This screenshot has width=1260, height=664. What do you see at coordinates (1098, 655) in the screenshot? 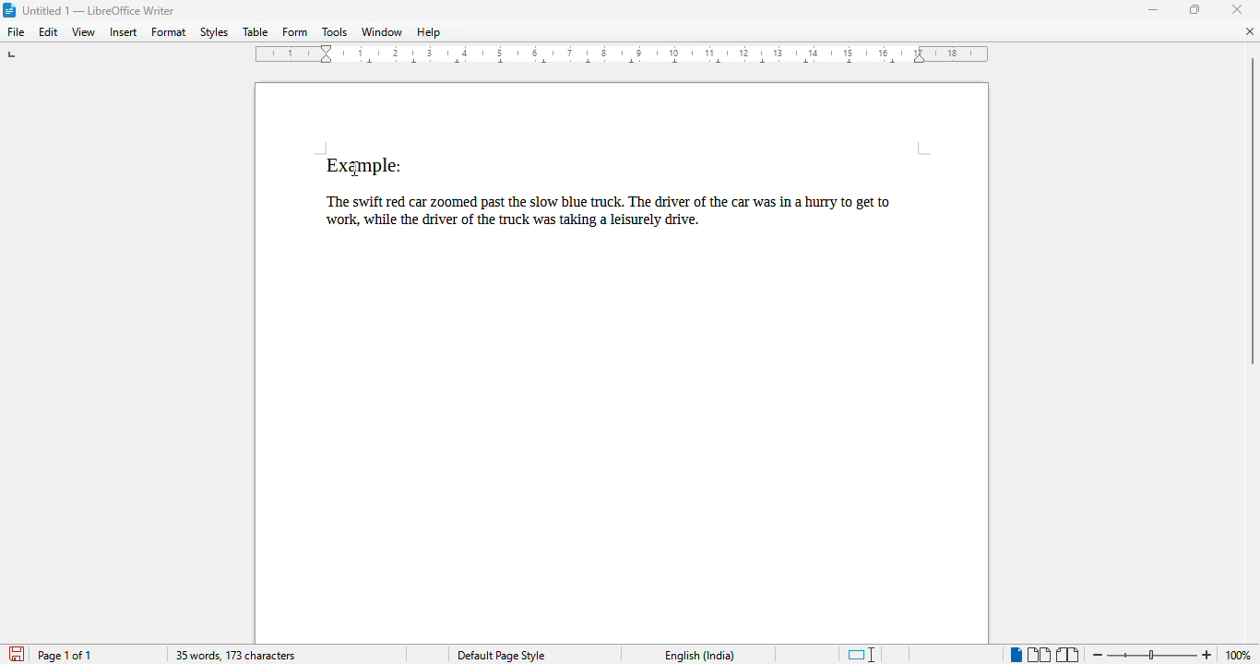
I see `zoom out` at bounding box center [1098, 655].